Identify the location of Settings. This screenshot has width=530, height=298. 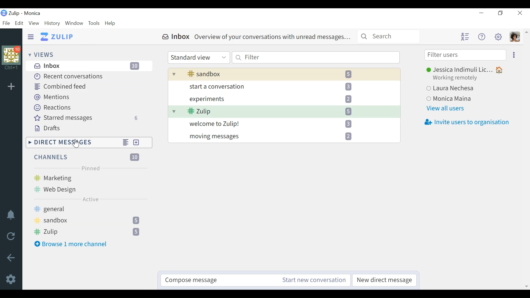
(10, 279).